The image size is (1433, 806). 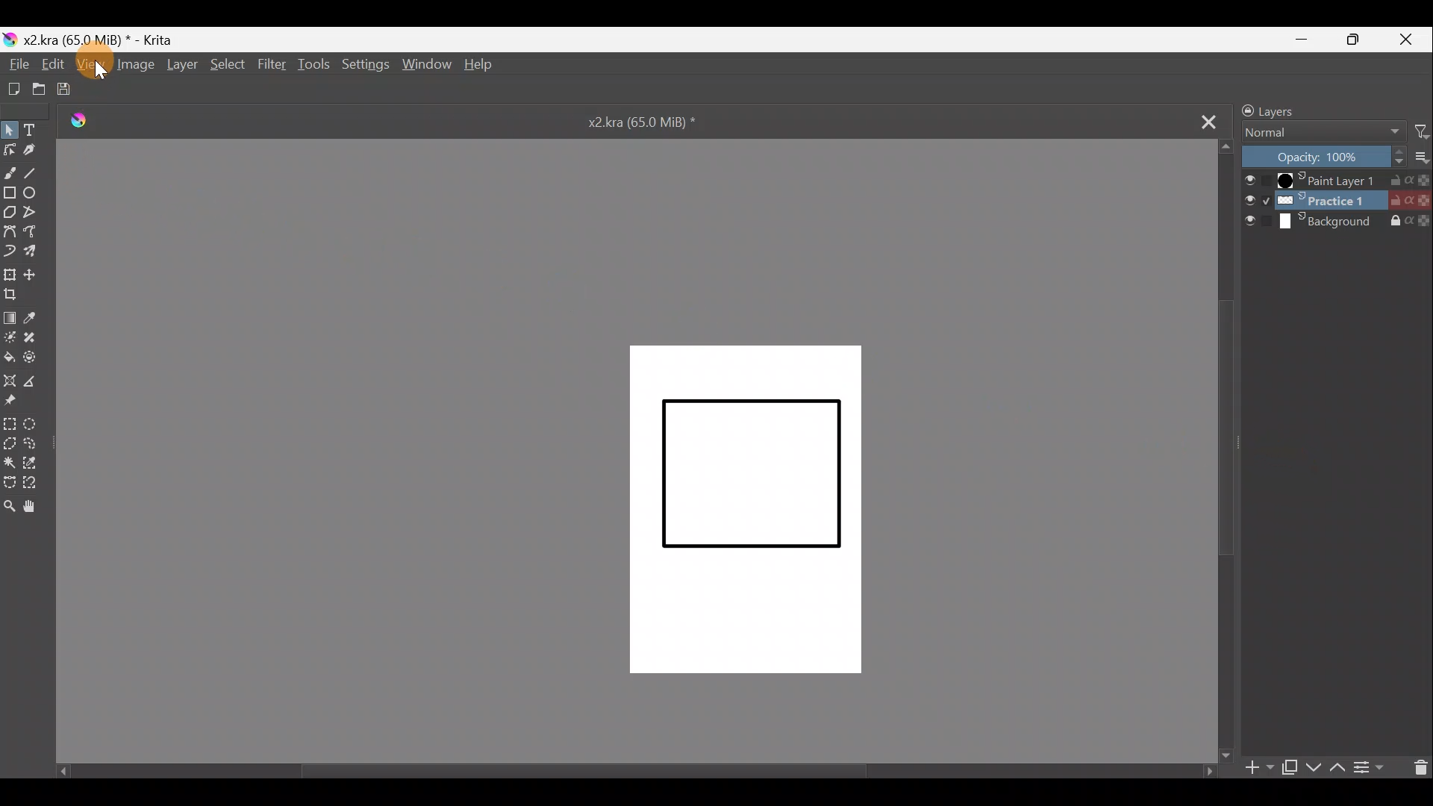 What do you see at coordinates (12, 460) in the screenshot?
I see `Contiguous selection tool` at bounding box center [12, 460].